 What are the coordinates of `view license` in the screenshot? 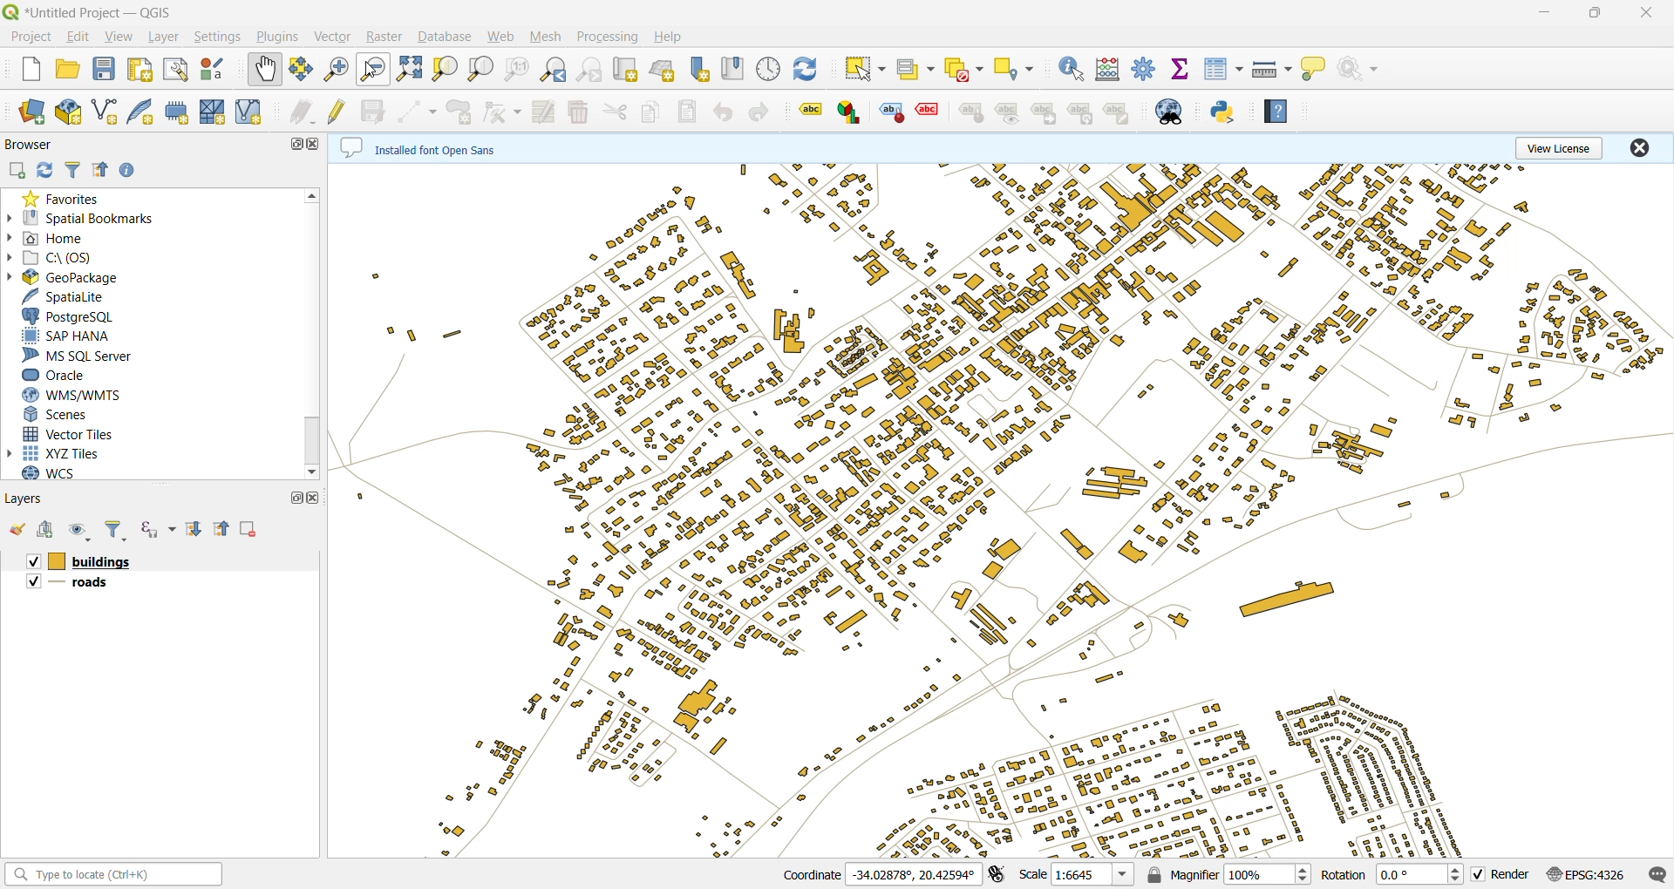 It's located at (1561, 148).